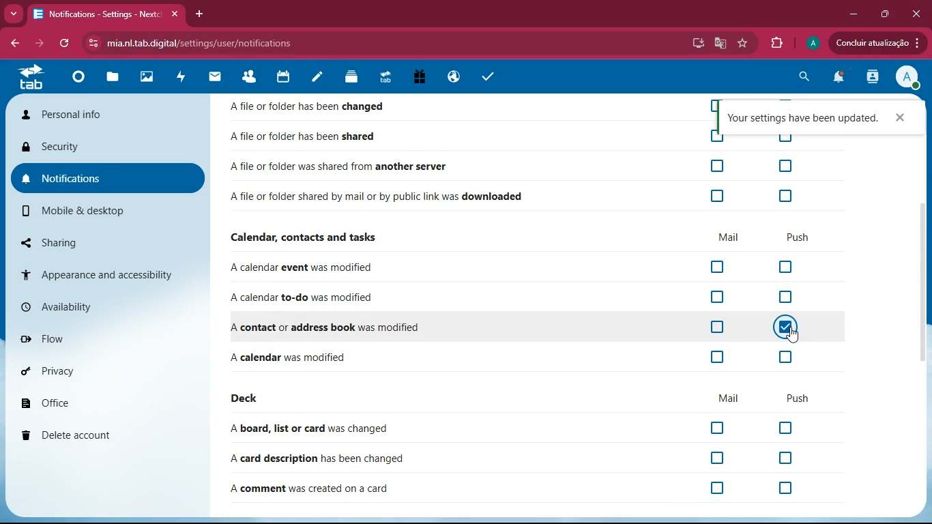 The width and height of the screenshot is (932, 524). Describe the element at coordinates (102, 180) in the screenshot. I see `notifications` at that location.